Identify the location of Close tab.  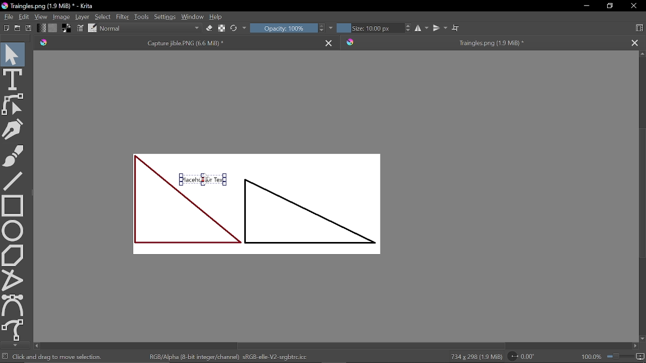
(637, 42).